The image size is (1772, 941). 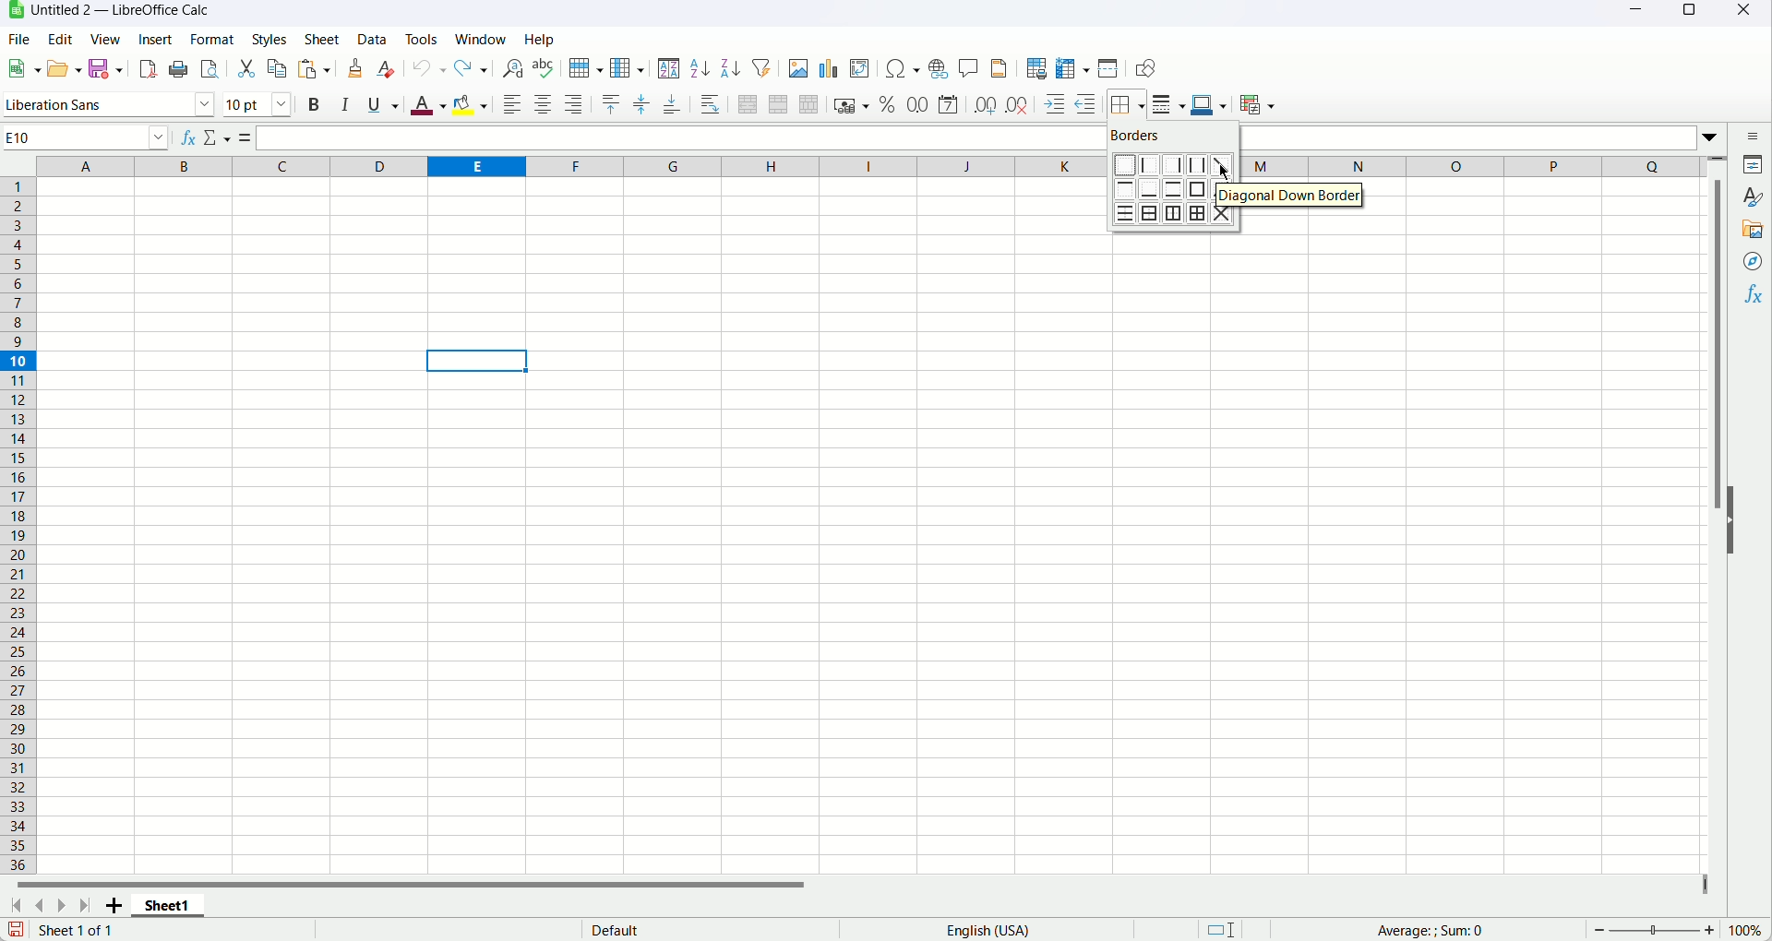 I want to click on Italic, so click(x=345, y=104).